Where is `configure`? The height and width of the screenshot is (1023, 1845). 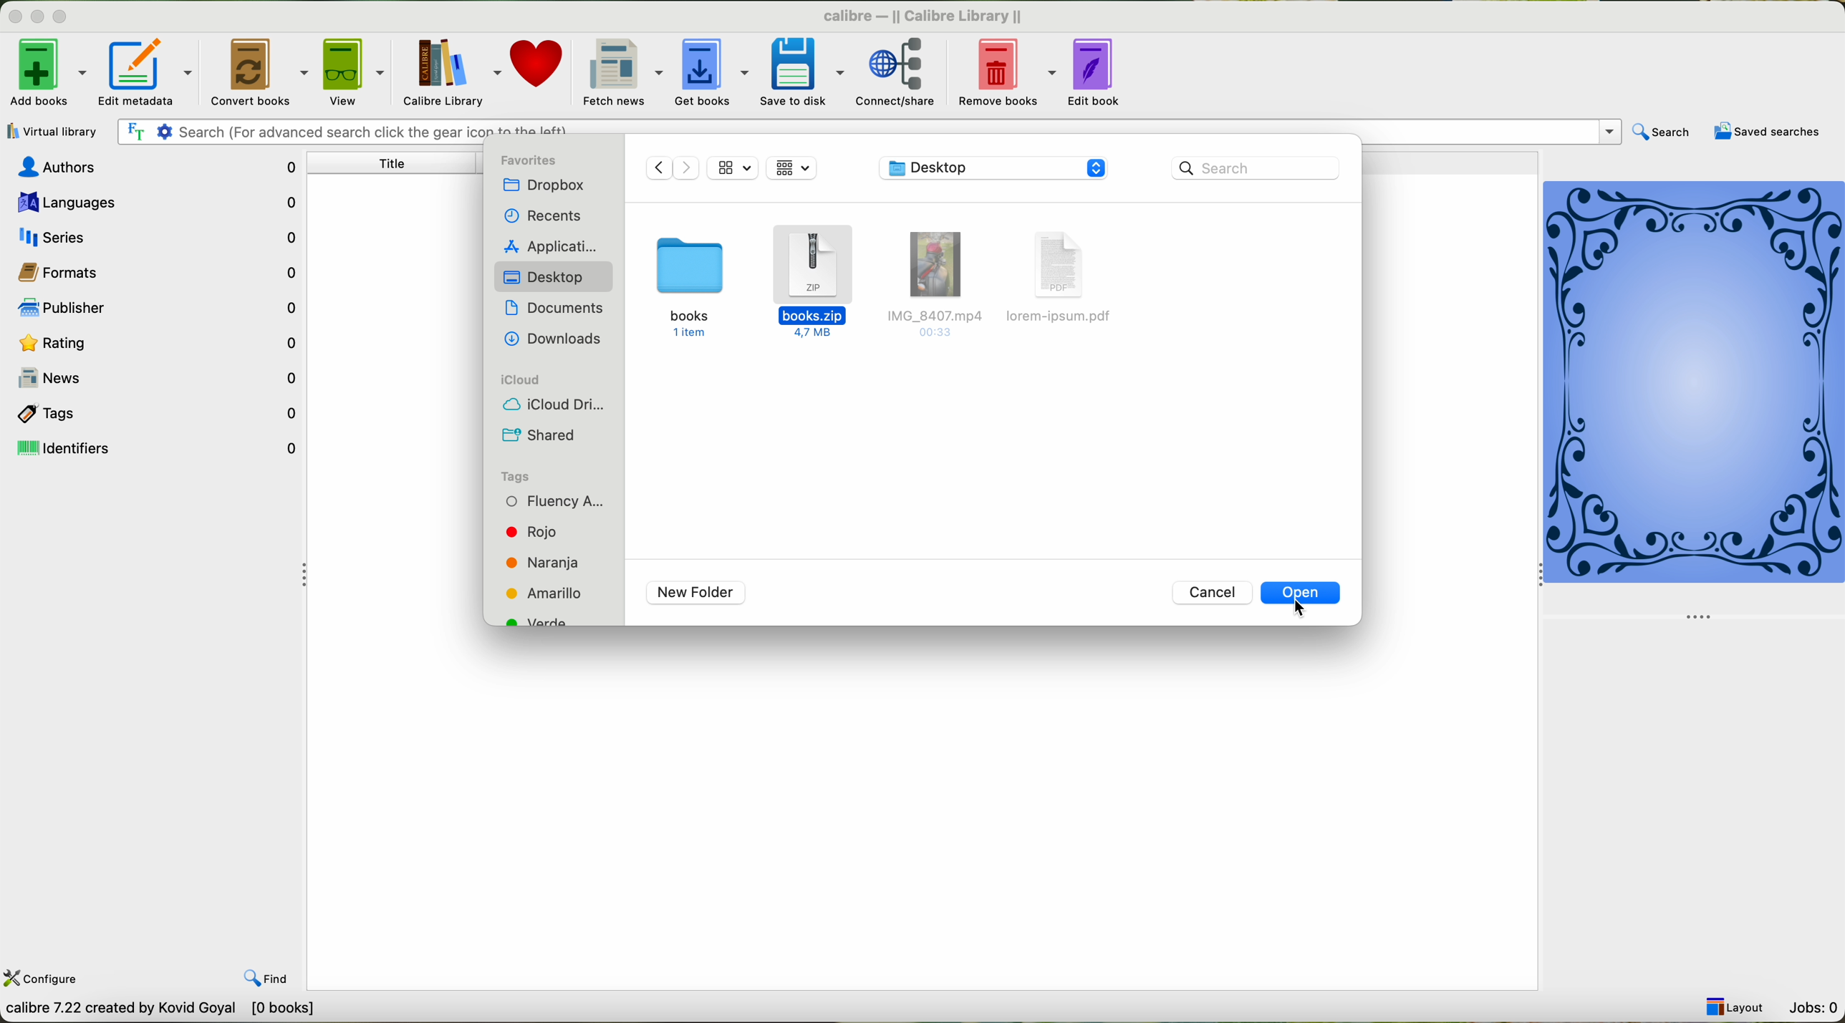 configure is located at coordinates (42, 979).